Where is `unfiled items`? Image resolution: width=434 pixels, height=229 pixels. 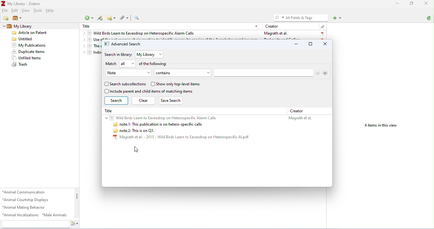
unfiled items is located at coordinates (26, 58).